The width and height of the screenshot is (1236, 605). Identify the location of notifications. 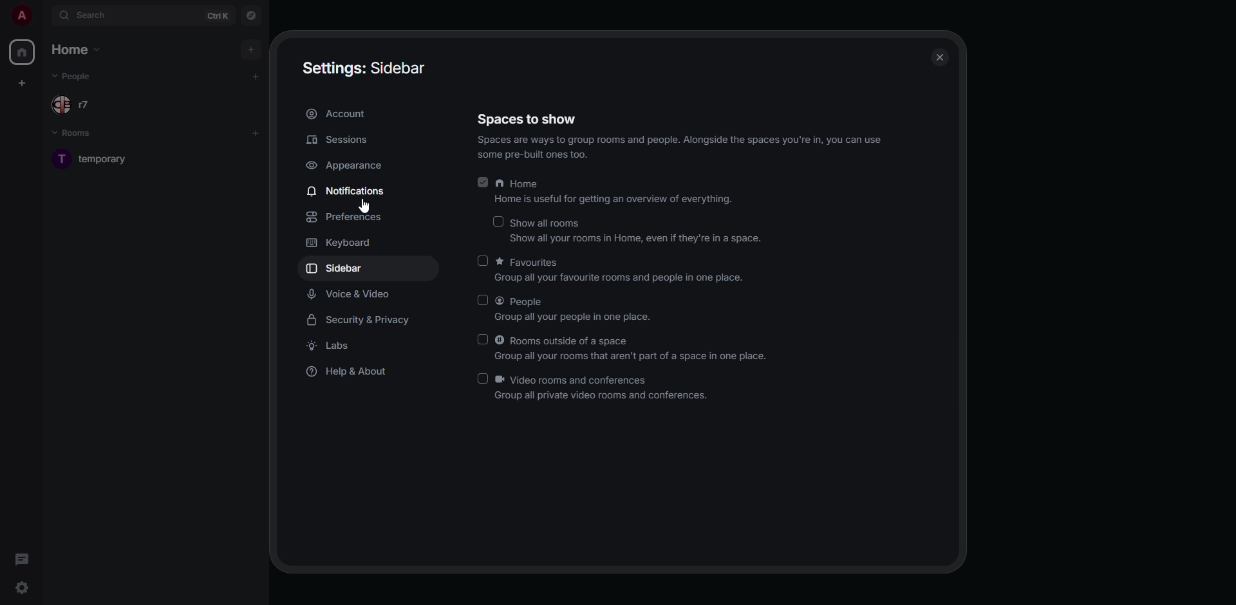
(350, 190).